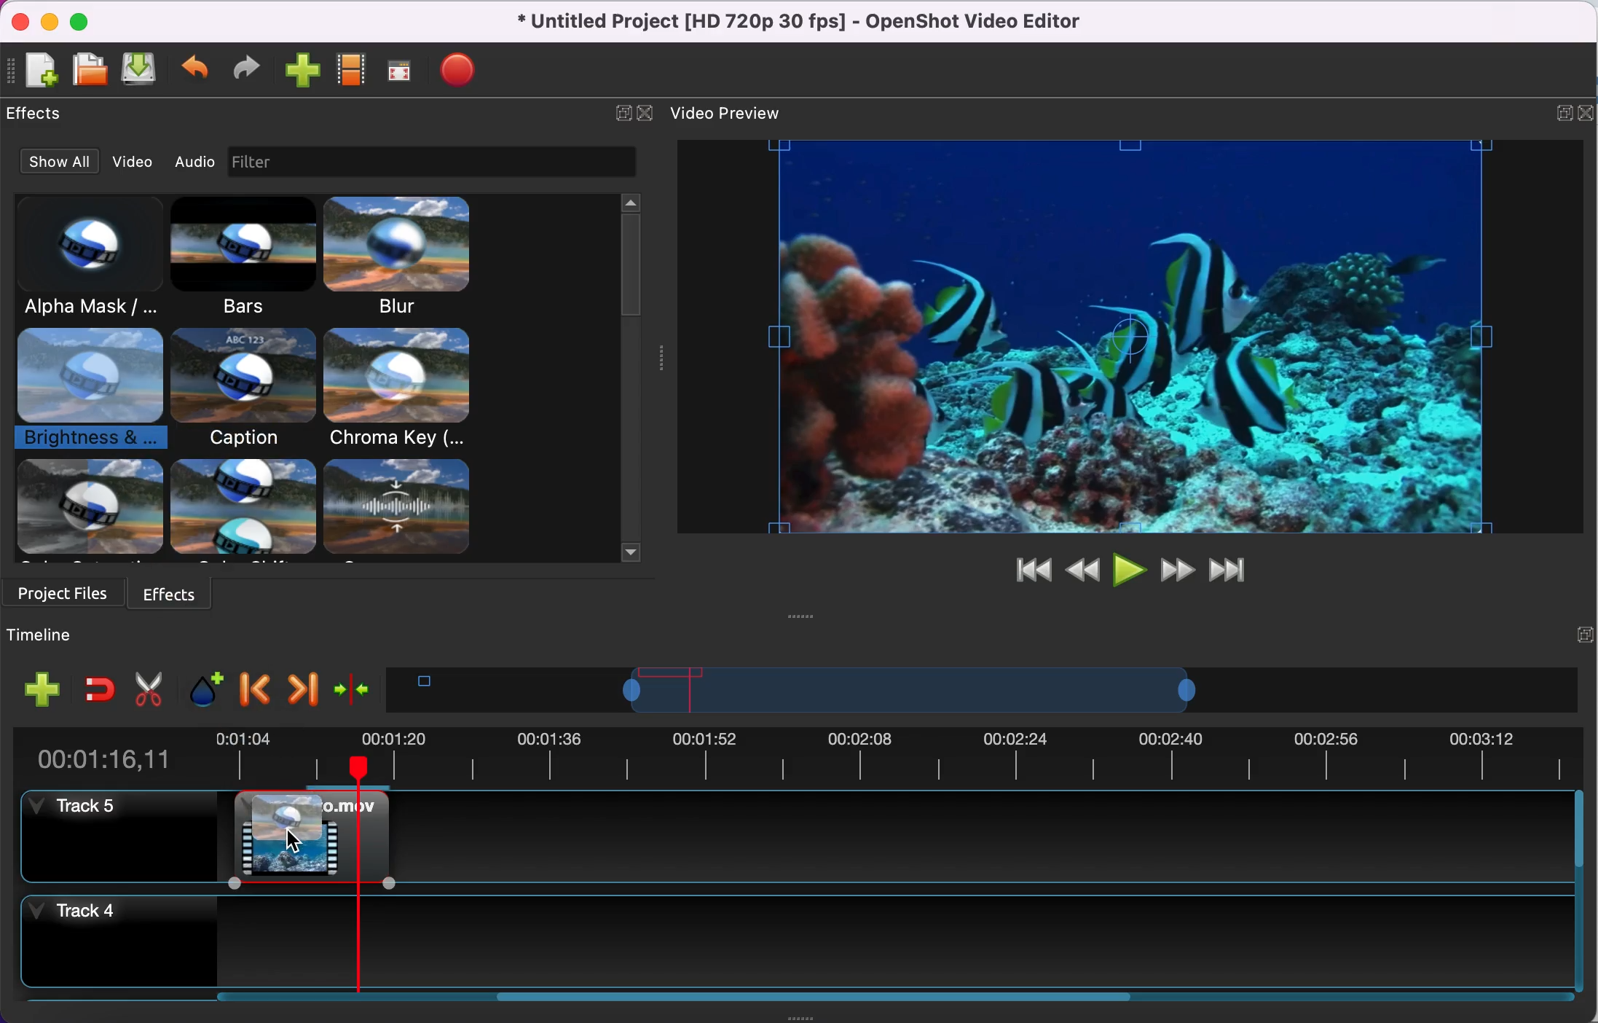  Describe the element at coordinates (731, 111) in the screenshot. I see `video preview` at that location.